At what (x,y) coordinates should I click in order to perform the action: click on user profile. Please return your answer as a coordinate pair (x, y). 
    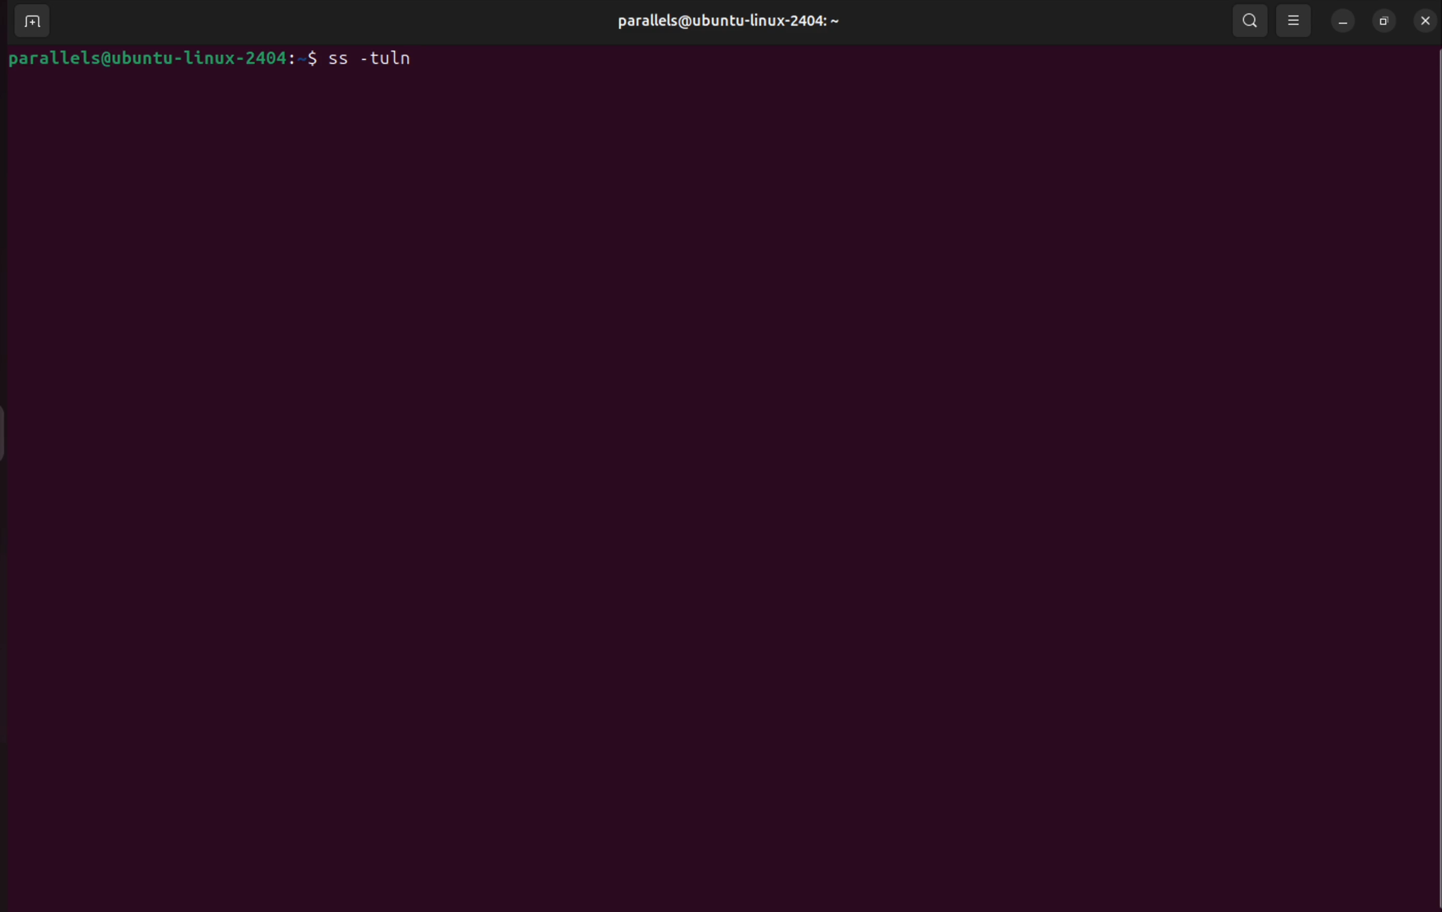
    Looking at the image, I should click on (745, 23).